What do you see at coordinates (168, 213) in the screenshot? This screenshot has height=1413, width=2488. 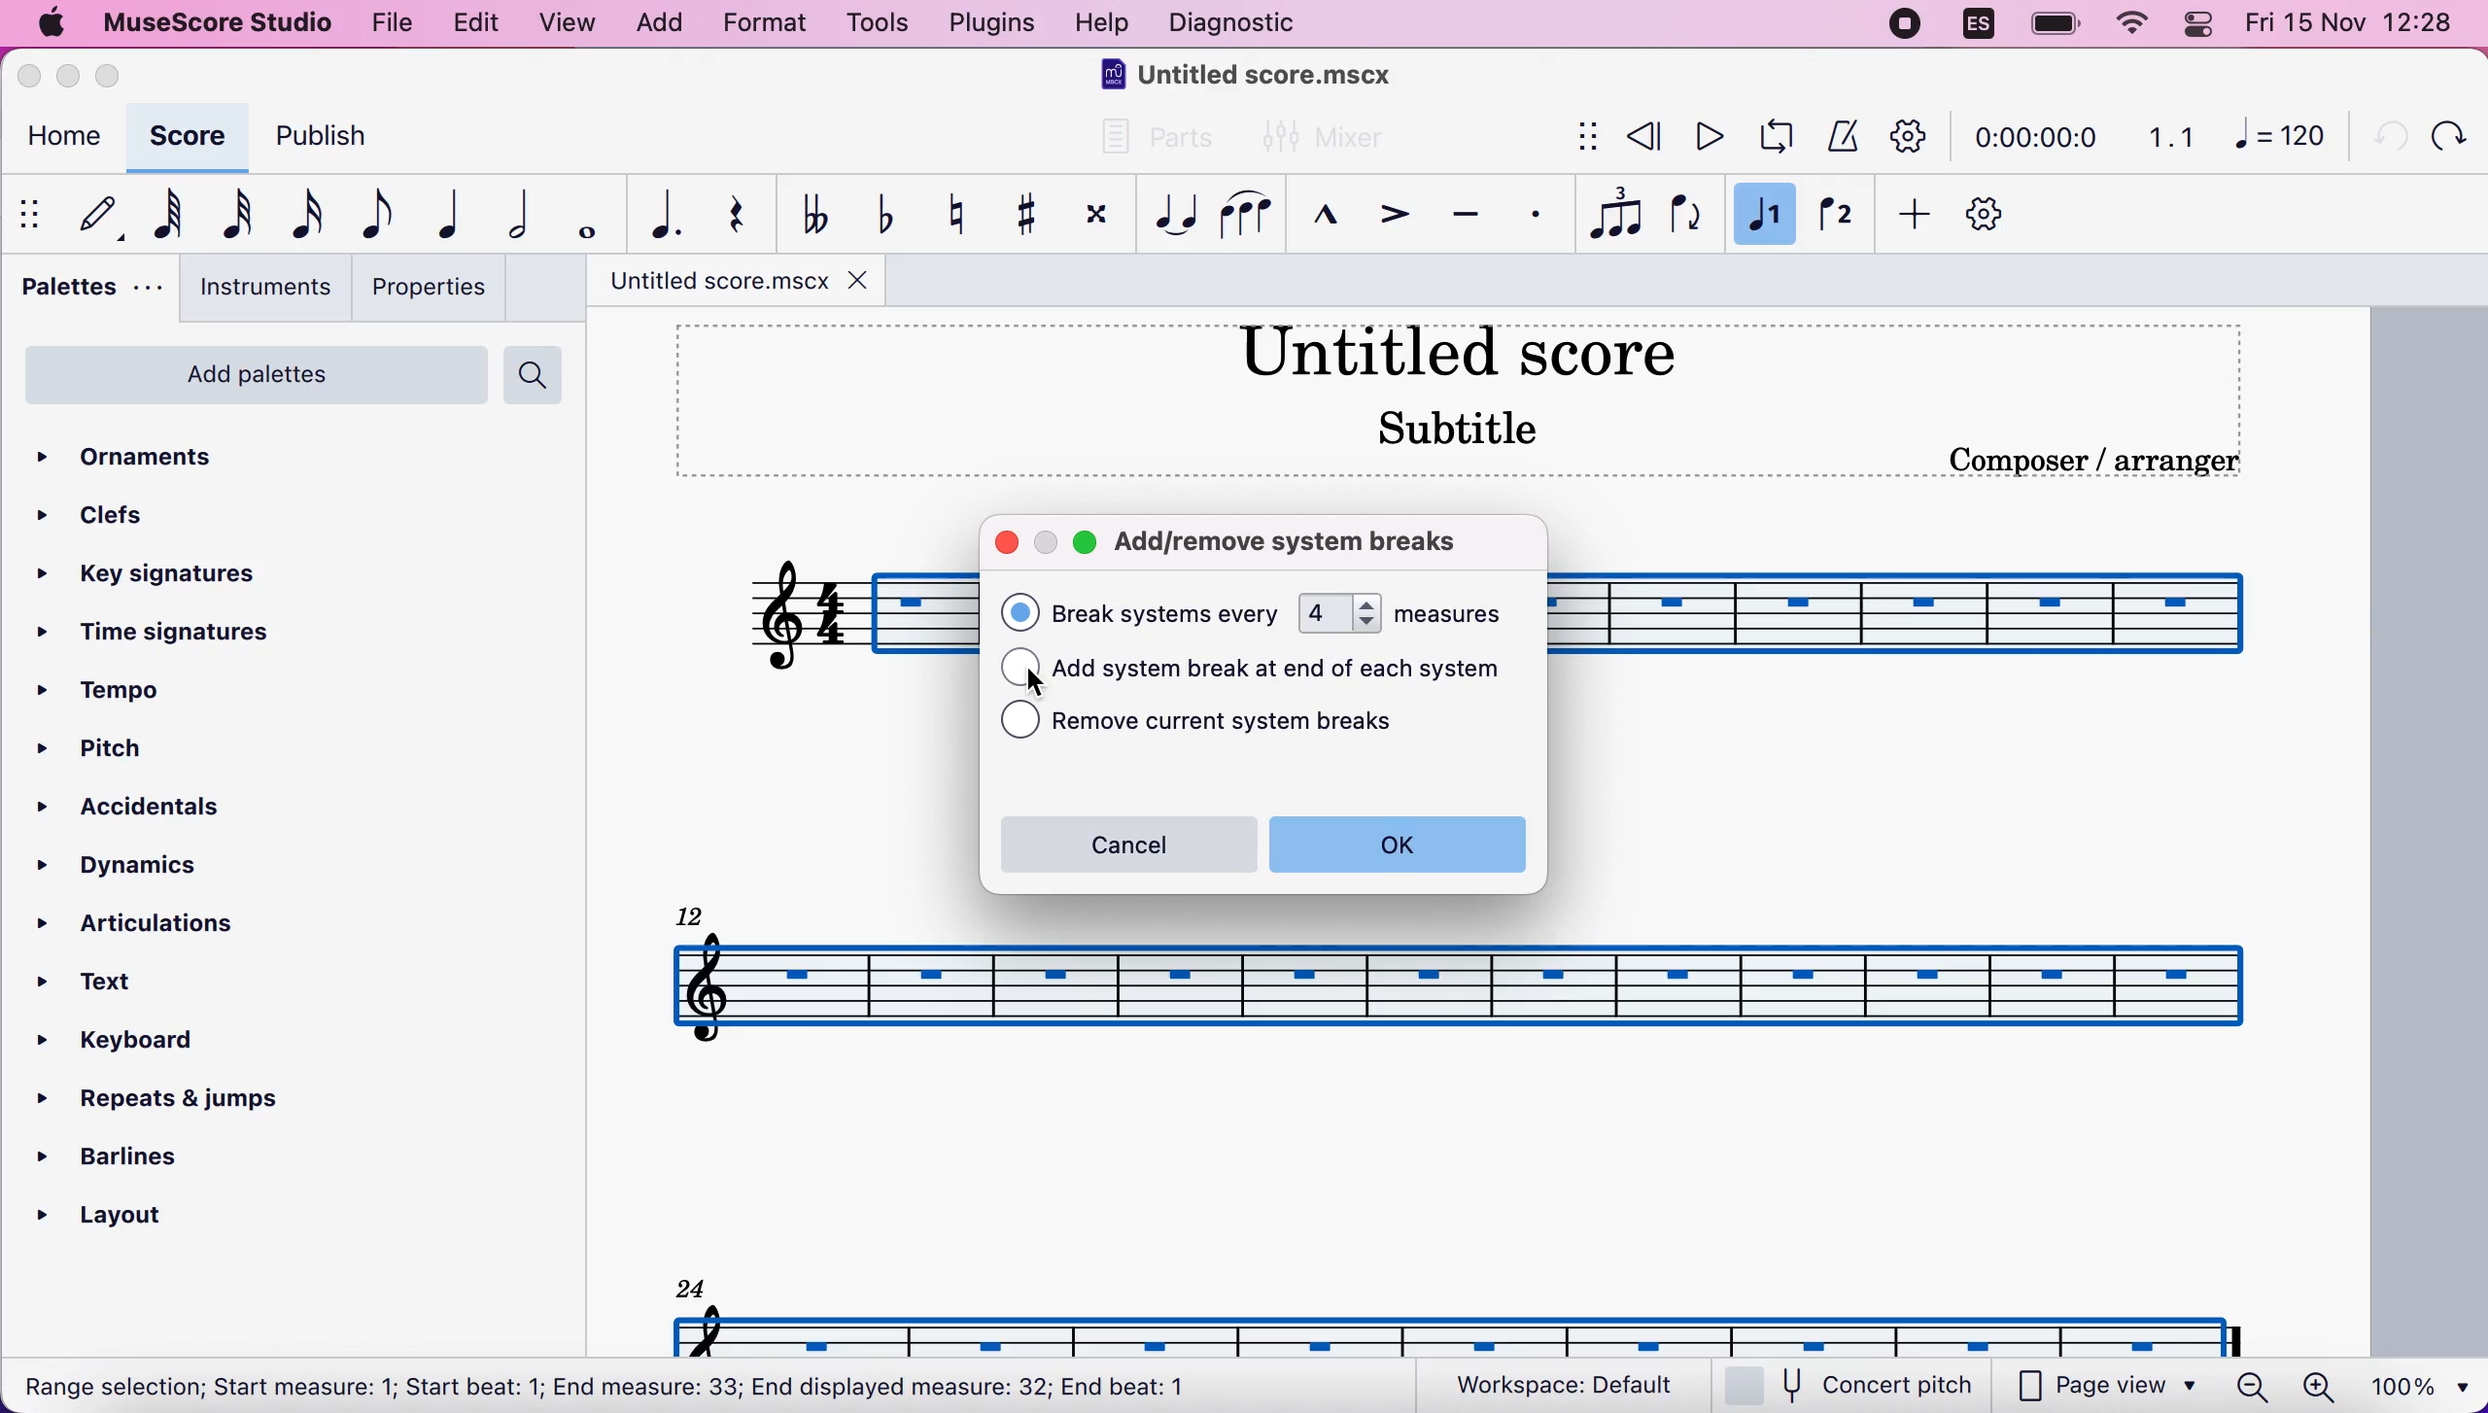 I see `64th note` at bounding box center [168, 213].